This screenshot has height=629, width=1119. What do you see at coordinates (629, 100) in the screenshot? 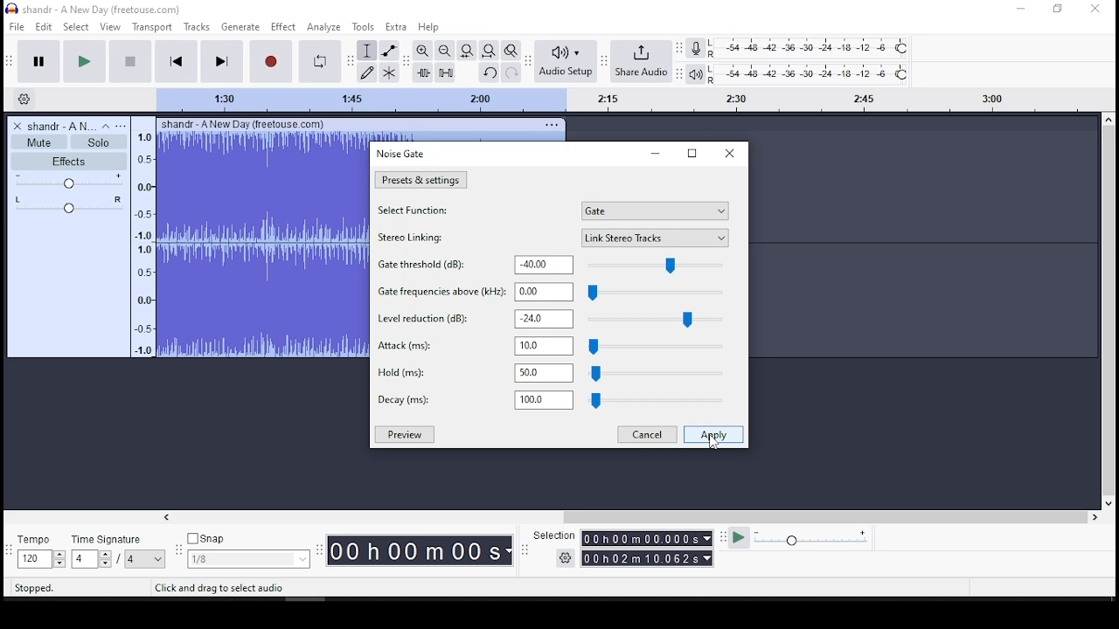
I see `track's timing` at bounding box center [629, 100].